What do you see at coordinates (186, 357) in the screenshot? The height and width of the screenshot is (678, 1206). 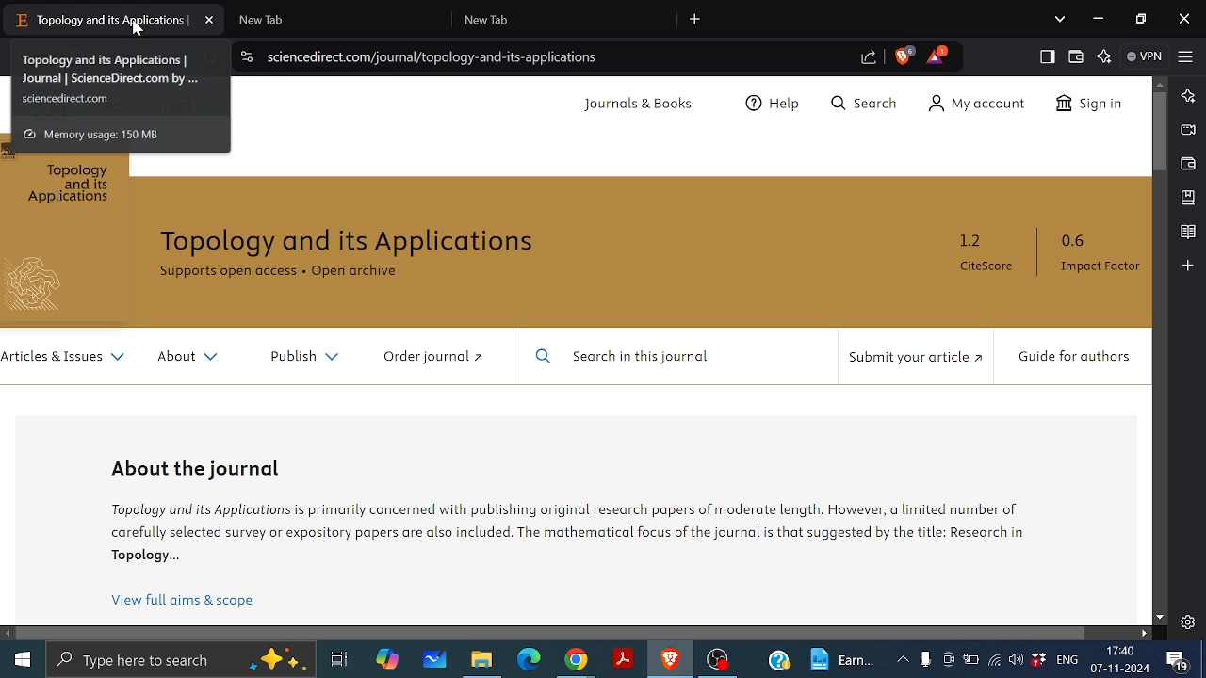 I see `About` at bounding box center [186, 357].